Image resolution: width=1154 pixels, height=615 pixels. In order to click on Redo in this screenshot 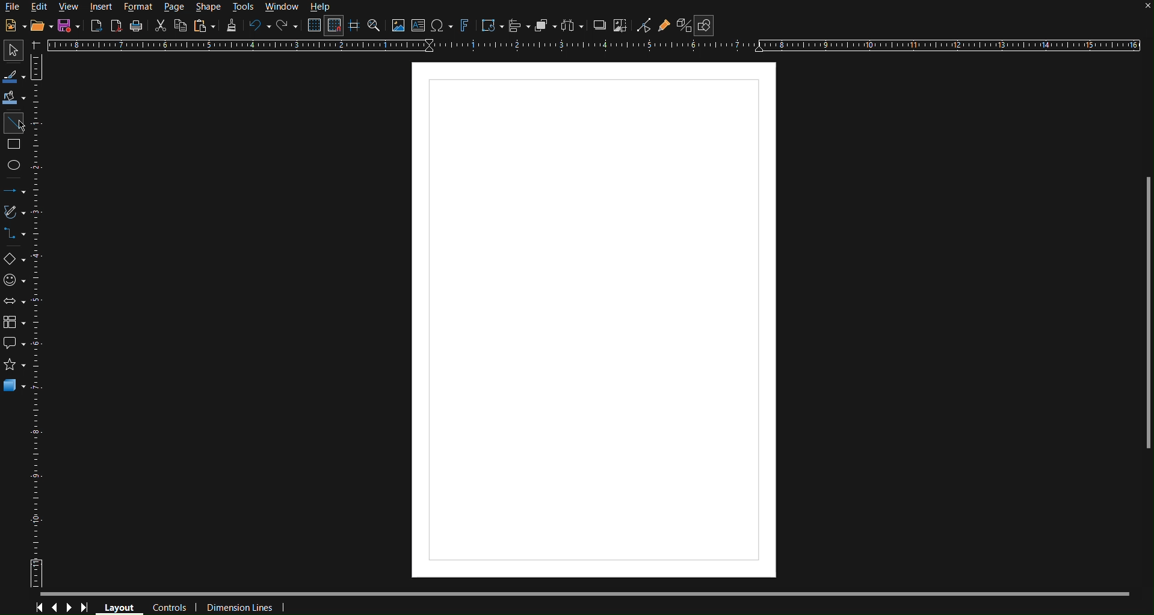, I will do `click(288, 26)`.